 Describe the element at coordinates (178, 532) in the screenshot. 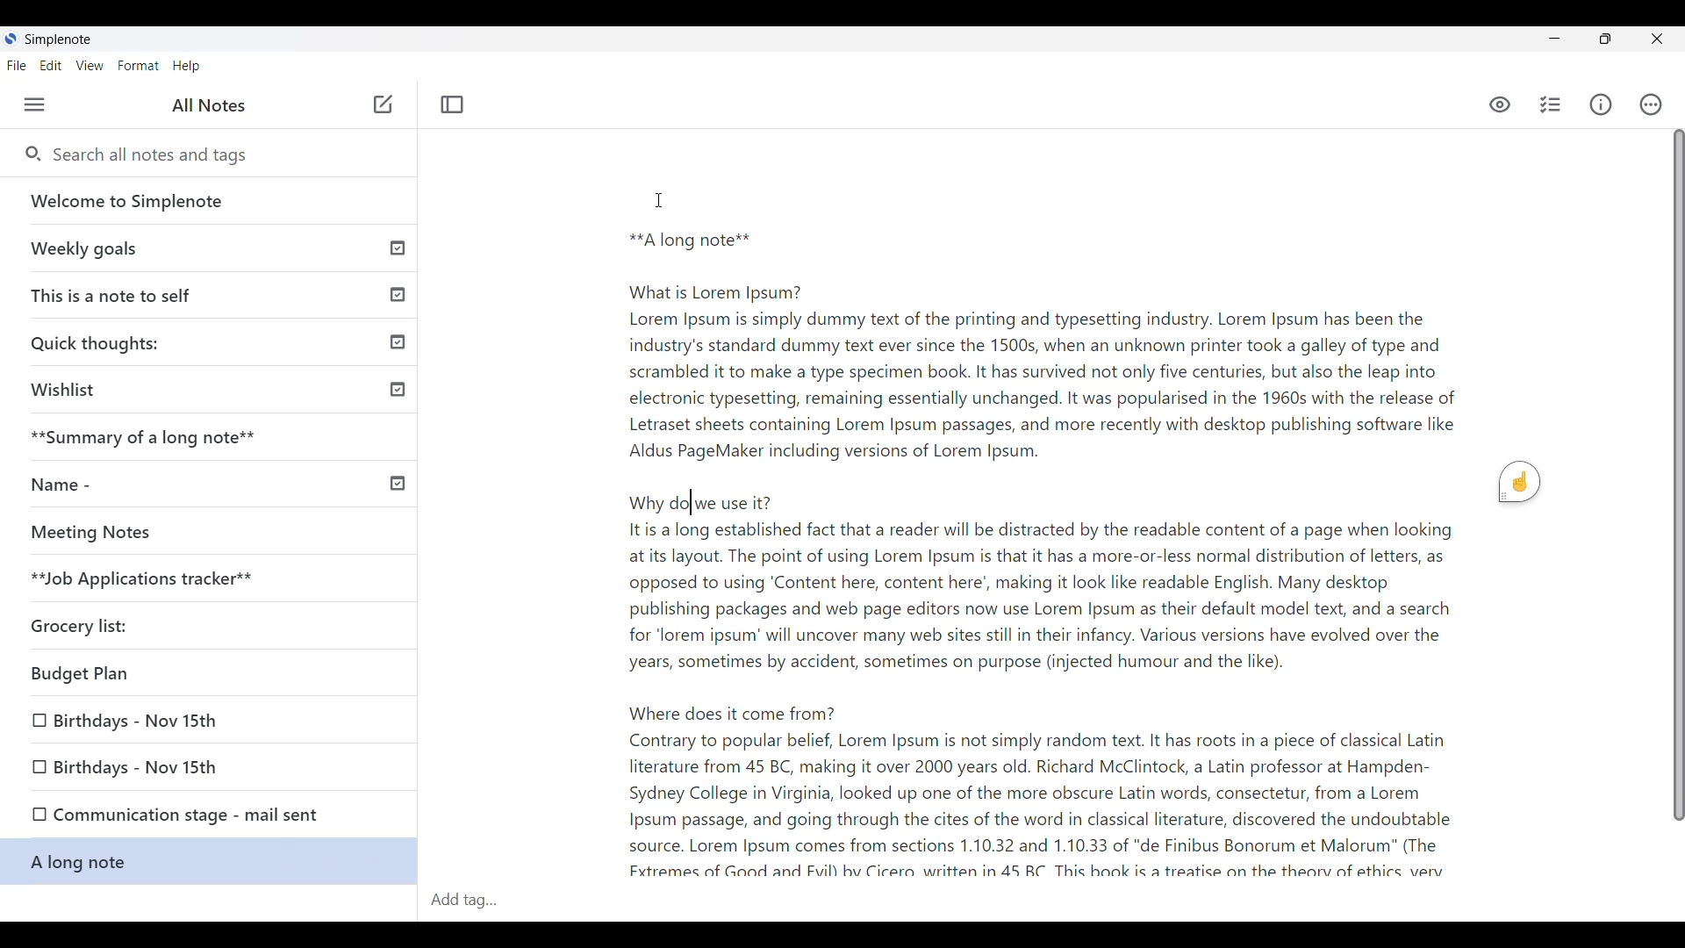

I see `Meeting notes` at that location.